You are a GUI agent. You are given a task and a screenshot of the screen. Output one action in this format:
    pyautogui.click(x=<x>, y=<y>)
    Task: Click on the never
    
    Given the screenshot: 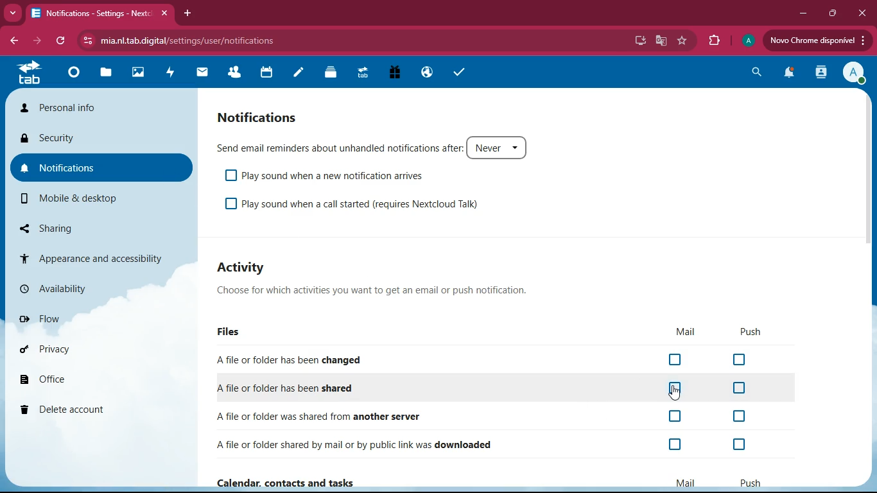 What is the action you would take?
    pyautogui.click(x=495, y=147)
    